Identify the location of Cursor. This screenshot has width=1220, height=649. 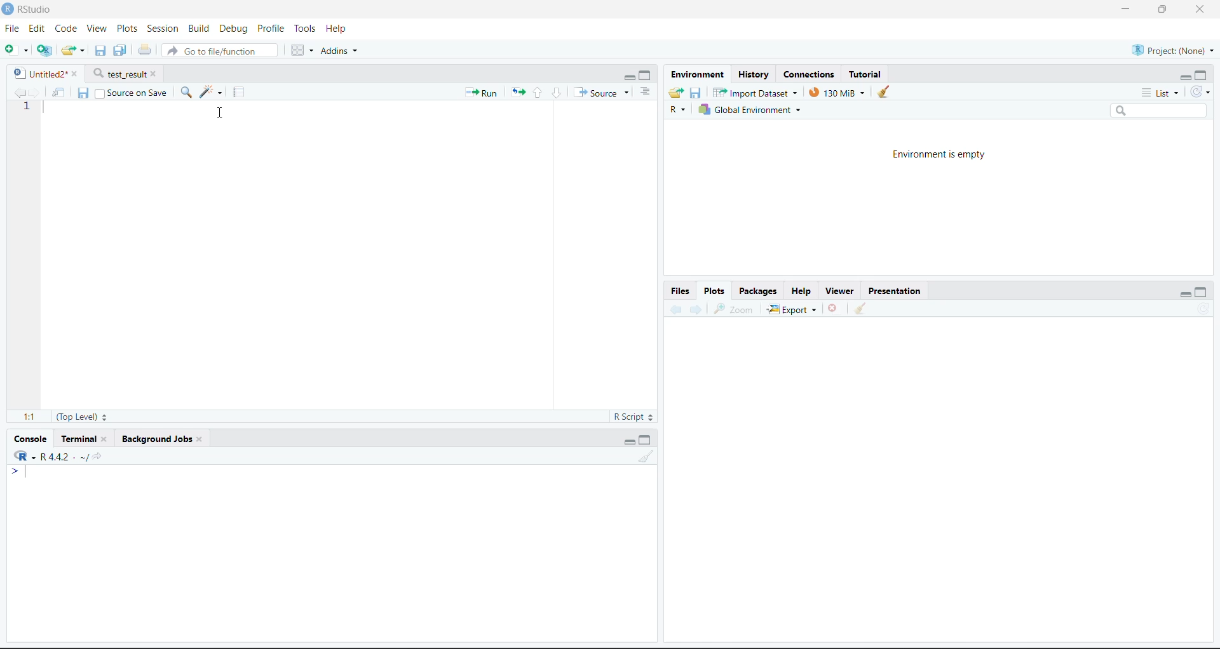
(222, 114).